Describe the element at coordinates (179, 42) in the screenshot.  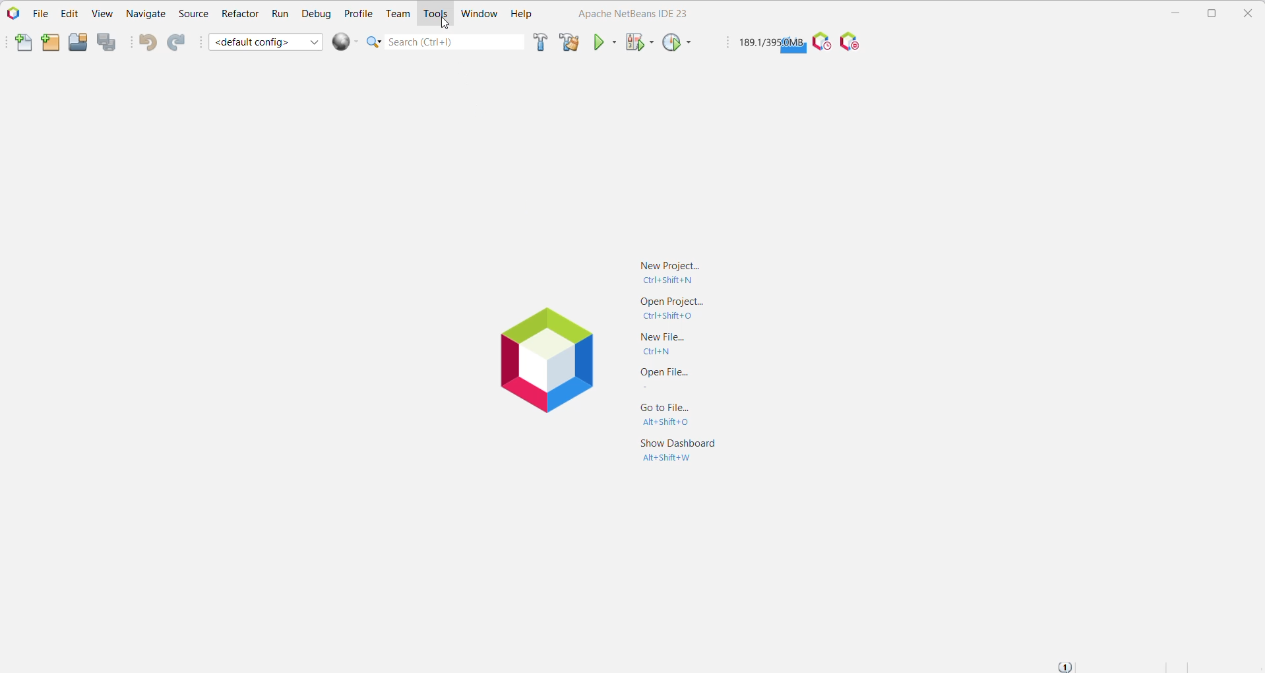
I see `Redo` at that location.